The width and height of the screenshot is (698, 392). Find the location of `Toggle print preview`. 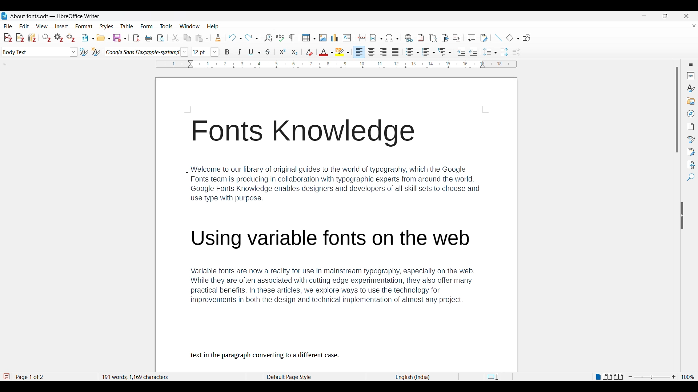

Toggle print preview is located at coordinates (161, 38).